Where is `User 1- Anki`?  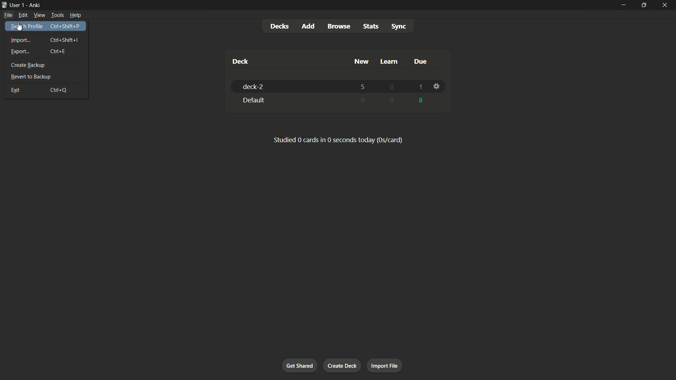
User 1- Anki is located at coordinates (306, 5).